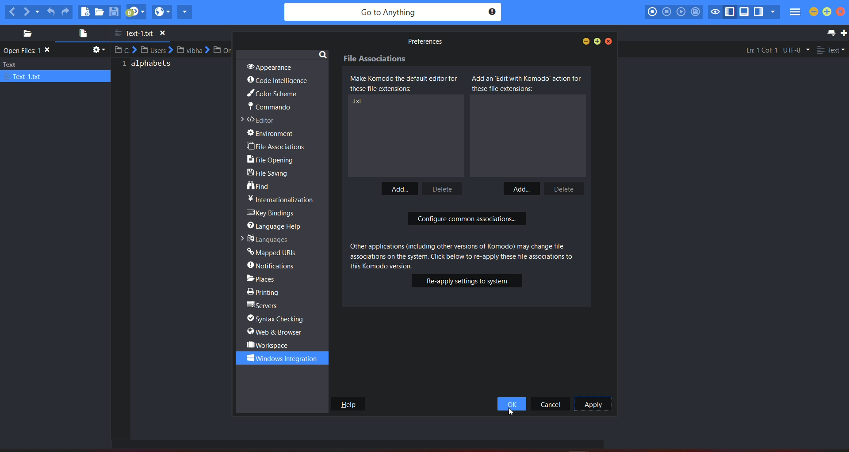  I want to click on play last macro, so click(681, 12).